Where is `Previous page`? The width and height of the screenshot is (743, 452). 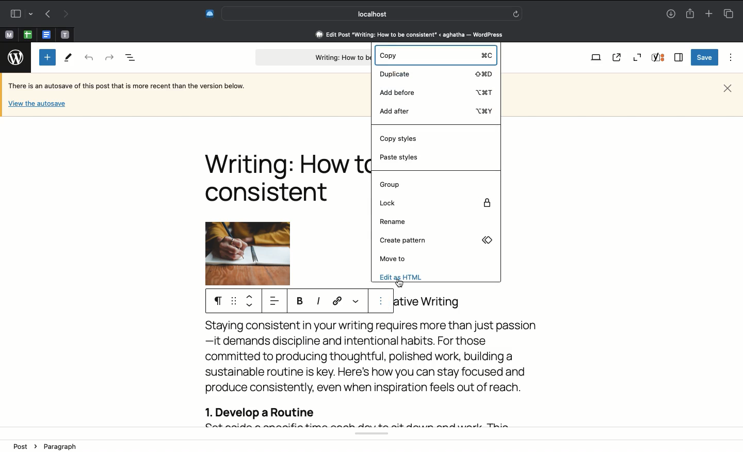 Previous page is located at coordinates (46, 14).